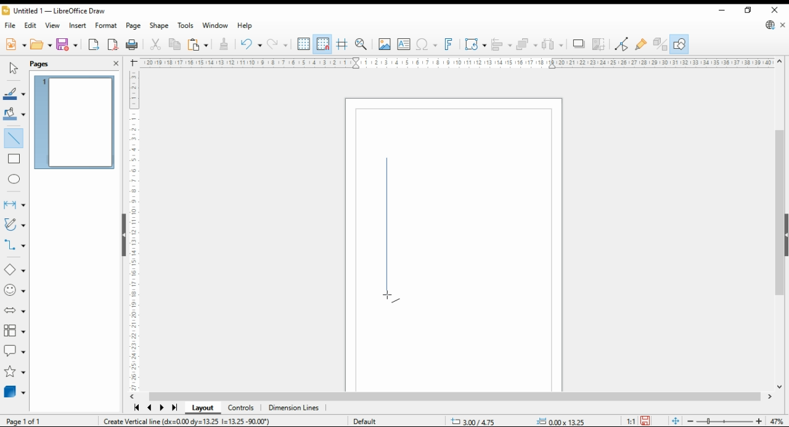  Describe the element at coordinates (343, 43) in the screenshot. I see `helplines for moving` at that location.